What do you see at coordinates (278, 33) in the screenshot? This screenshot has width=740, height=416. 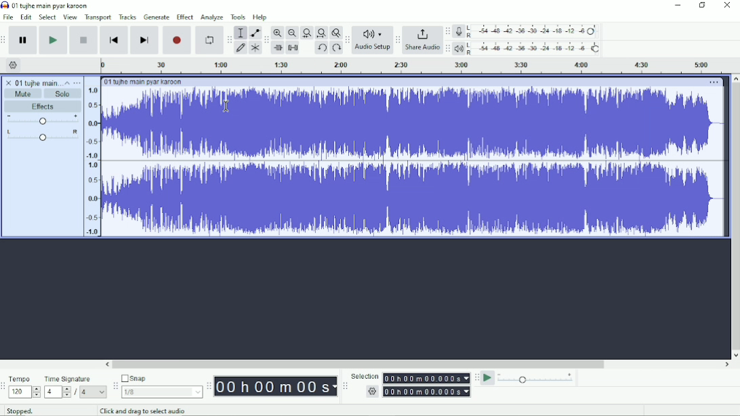 I see `Zoom In` at bounding box center [278, 33].